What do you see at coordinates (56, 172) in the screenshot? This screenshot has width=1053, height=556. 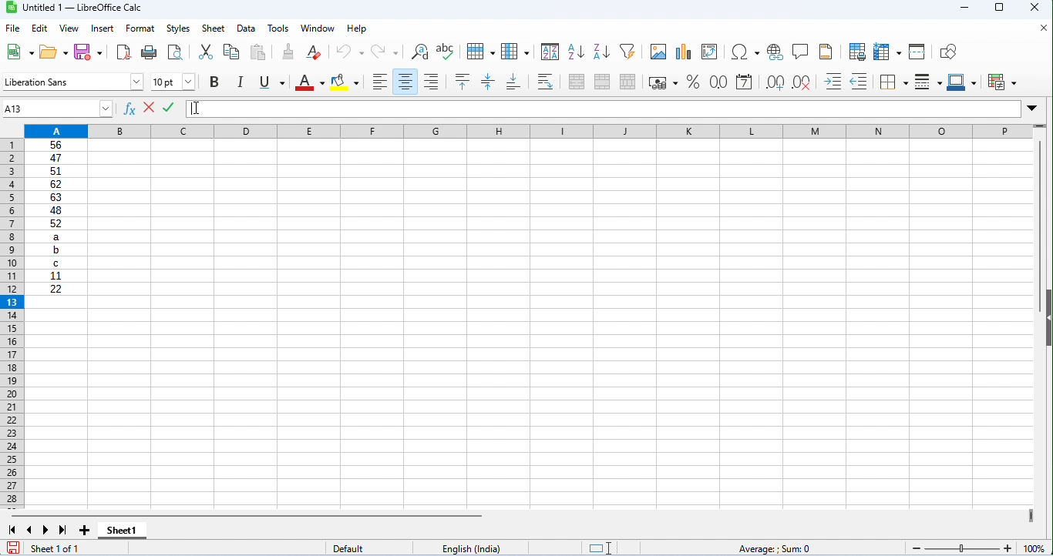 I see `51` at bounding box center [56, 172].